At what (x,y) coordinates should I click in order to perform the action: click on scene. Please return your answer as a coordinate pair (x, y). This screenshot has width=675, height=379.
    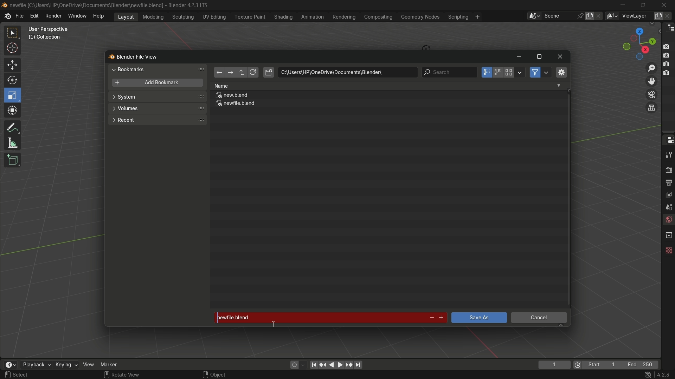
    Looking at the image, I should click on (667, 207).